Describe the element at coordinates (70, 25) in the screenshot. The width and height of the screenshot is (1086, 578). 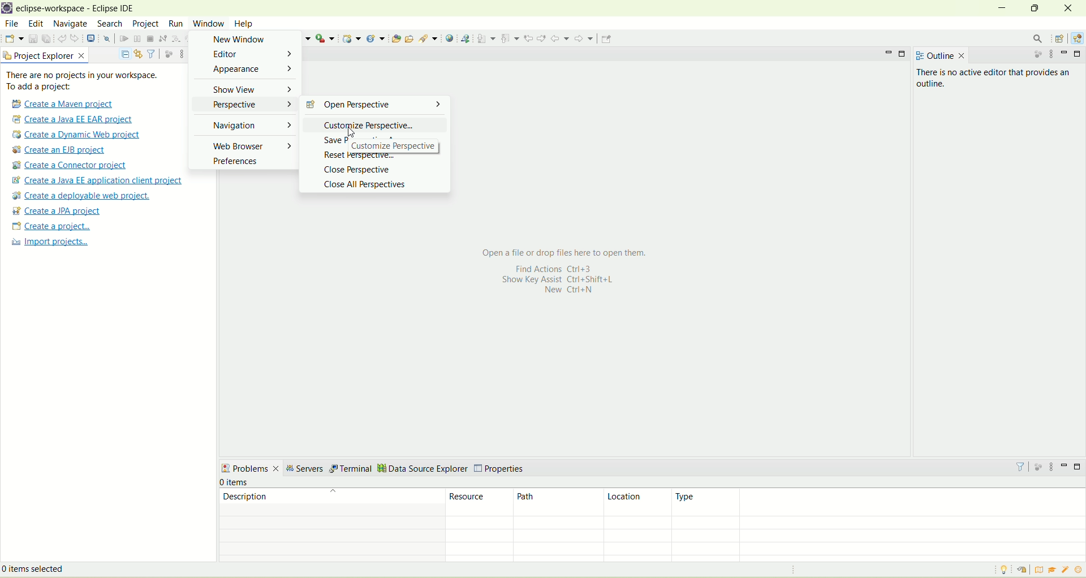
I see `navigate` at that location.